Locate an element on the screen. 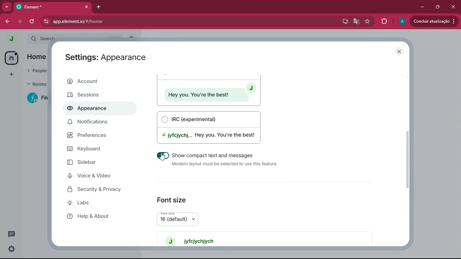 This screenshot has width=461, height=259. extensions is located at coordinates (384, 21).